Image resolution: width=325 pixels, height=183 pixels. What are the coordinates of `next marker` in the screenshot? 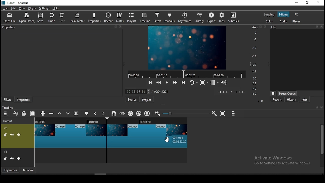 It's located at (103, 114).